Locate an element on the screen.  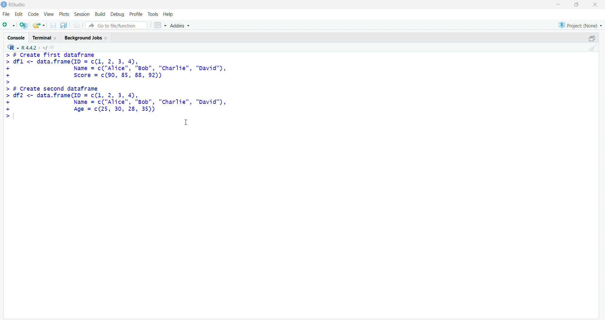
Background jobs is located at coordinates (83, 38).